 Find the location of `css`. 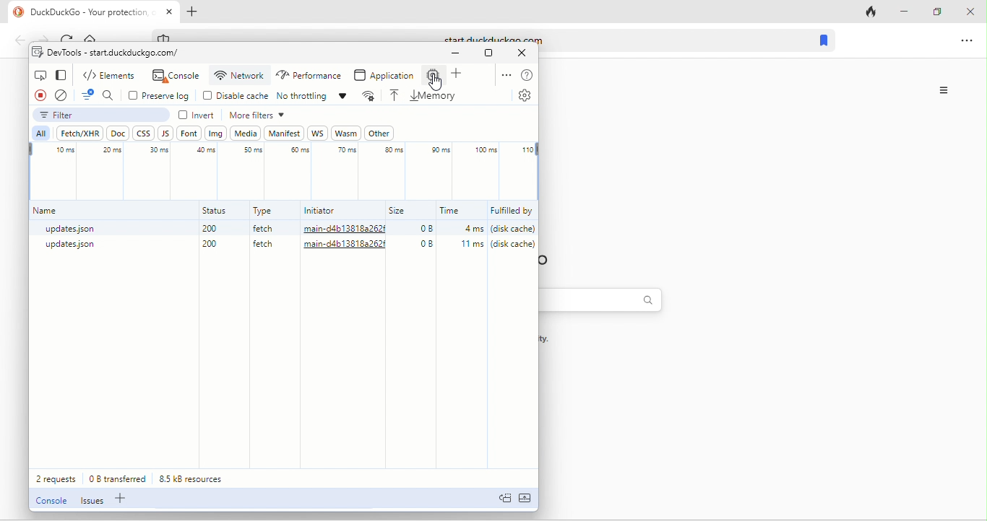

css is located at coordinates (146, 132).